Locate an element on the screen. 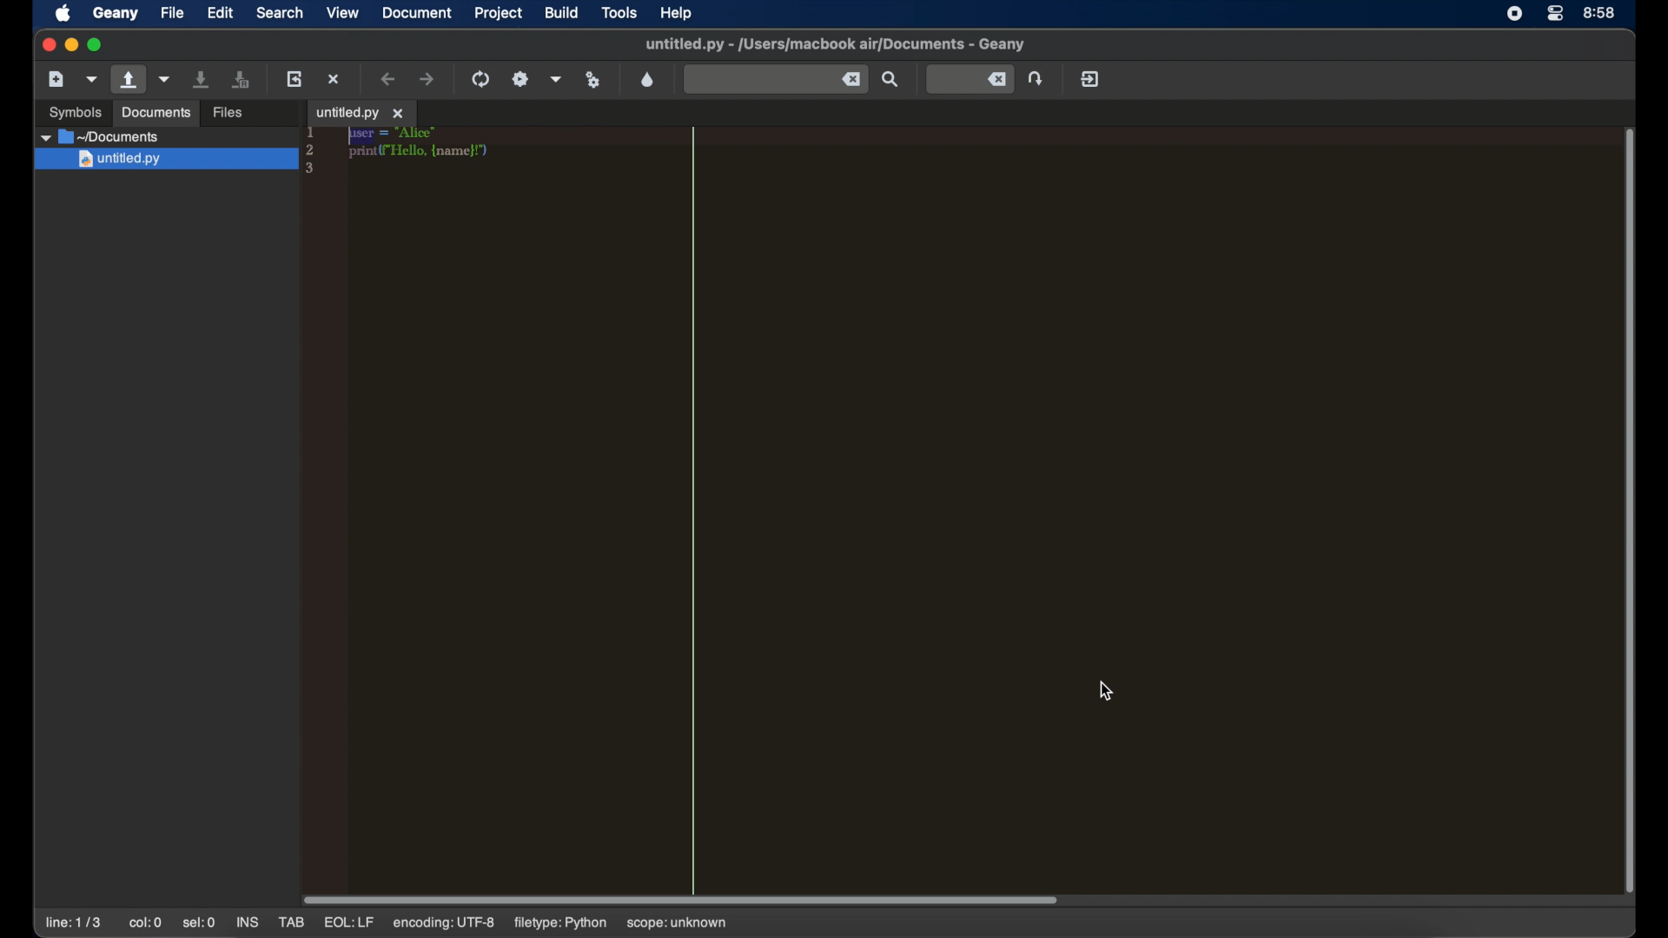 The height and width of the screenshot is (938, 1668). find the entered text in current file is located at coordinates (890, 80).